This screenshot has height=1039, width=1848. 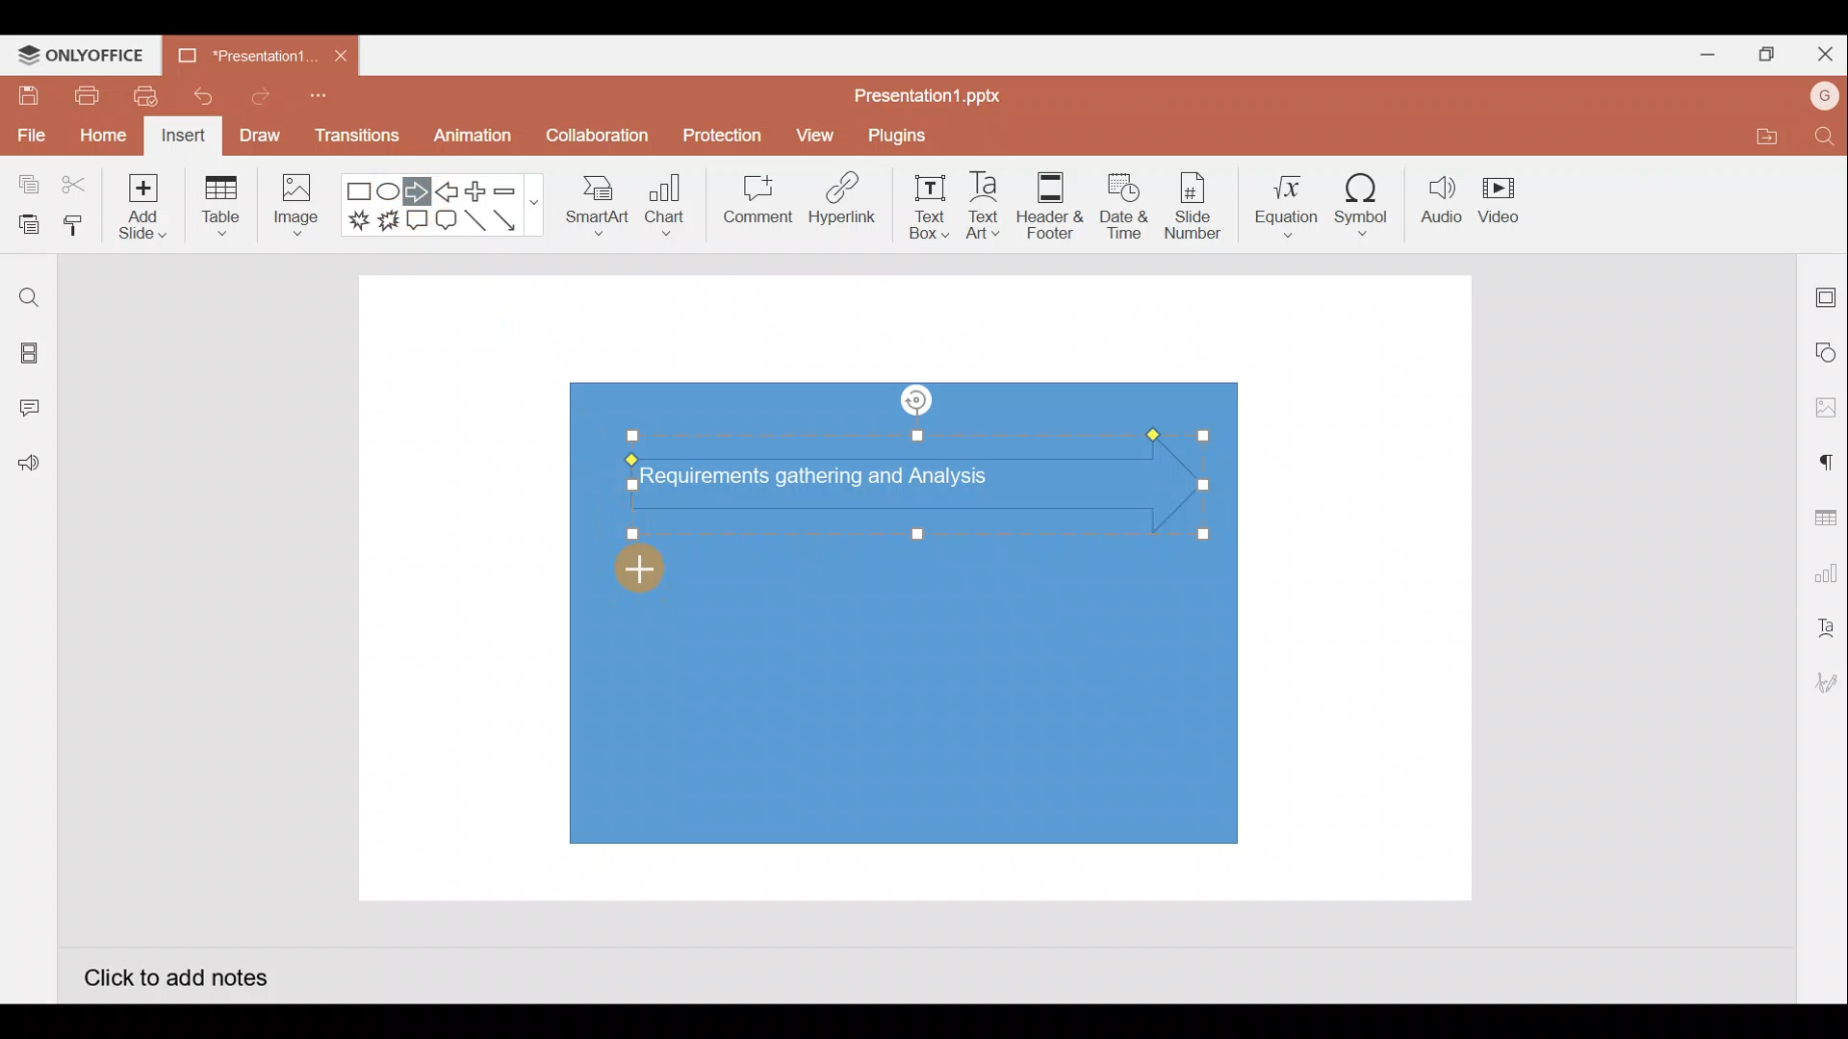 I want to click on ONLYOFFICE, so click(x=82, y=55).